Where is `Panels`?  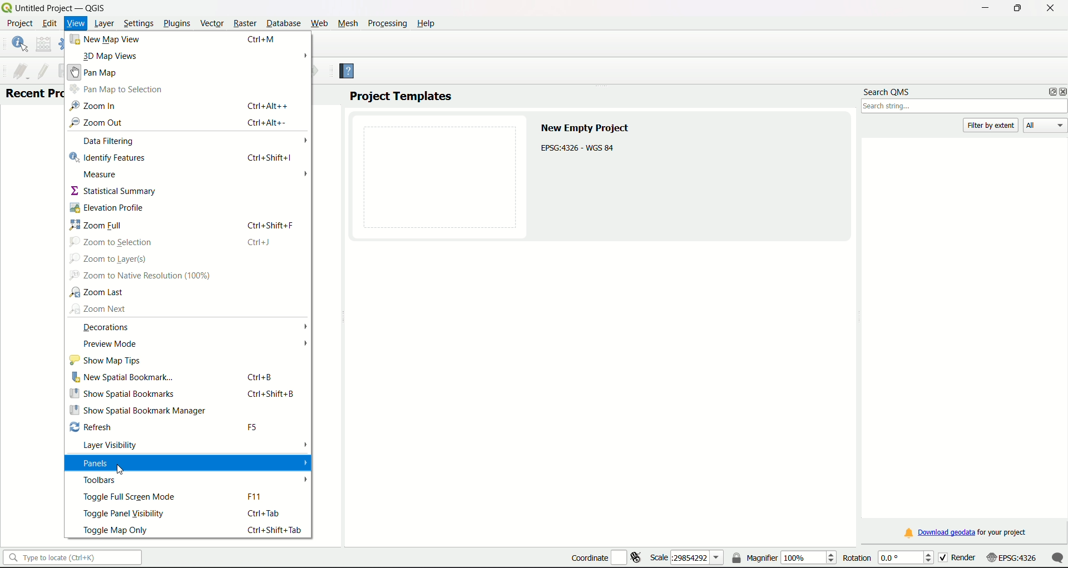 Panels is located at coordinates (95, 464).